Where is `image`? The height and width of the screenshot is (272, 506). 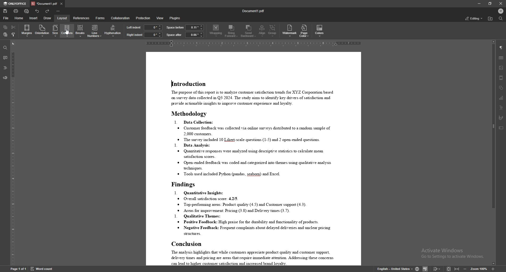
image is located at coordinates (501, 67).